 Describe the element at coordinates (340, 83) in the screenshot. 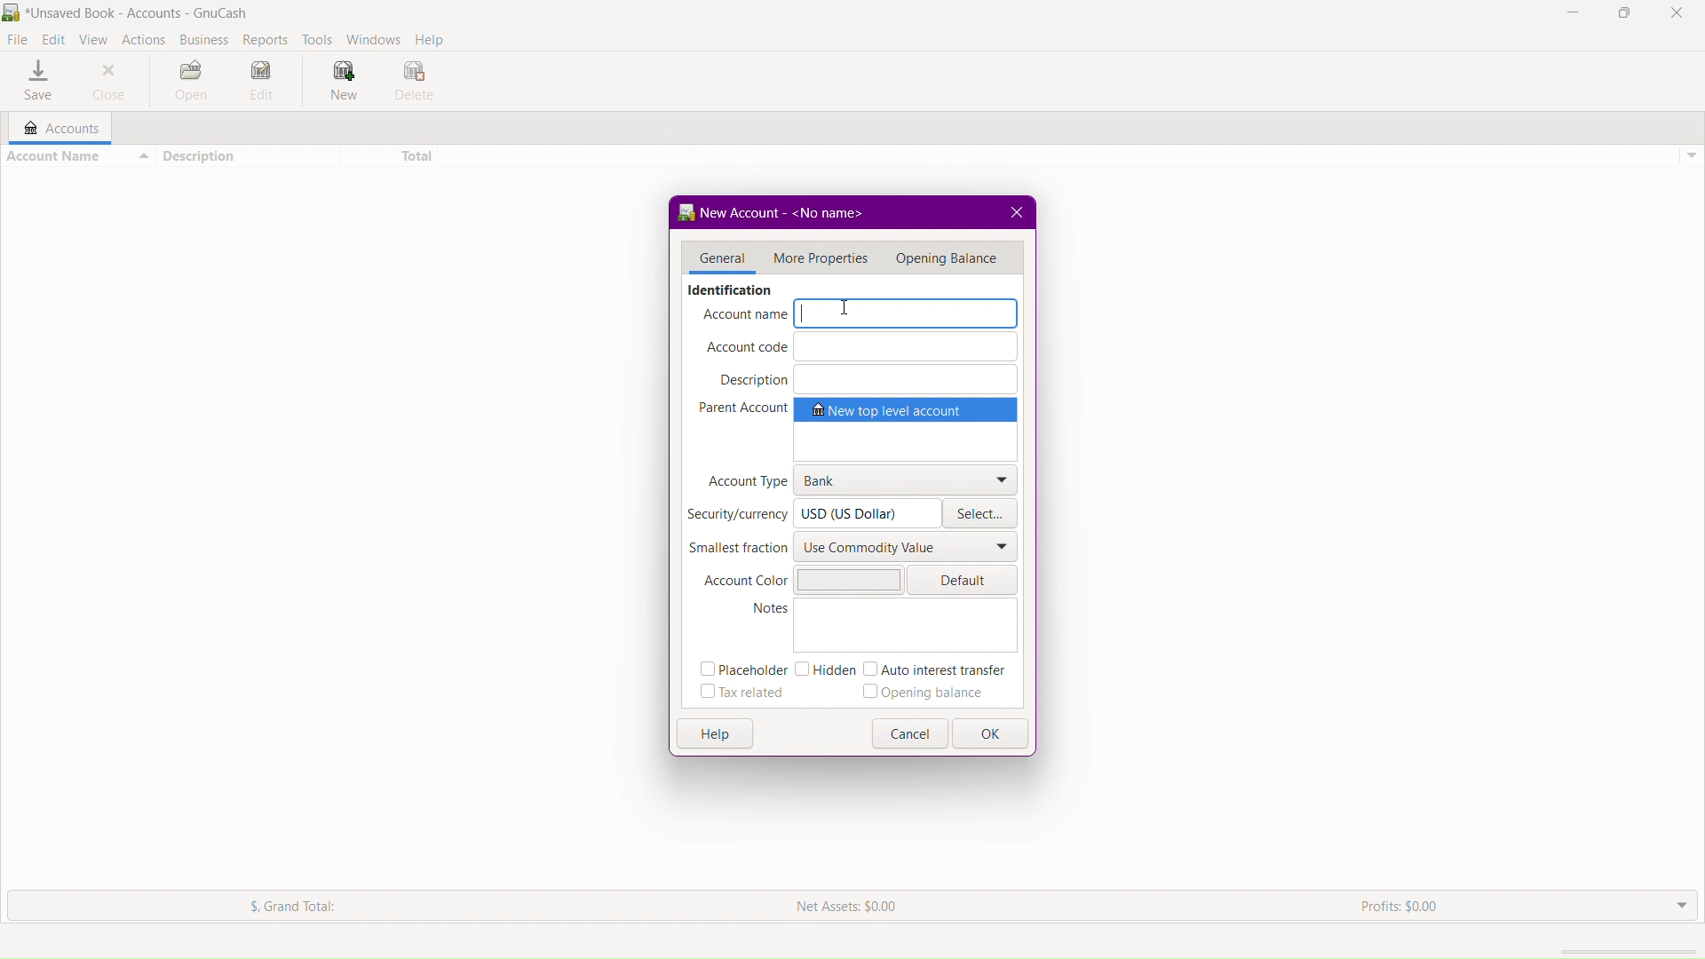

I see `New` at that location.